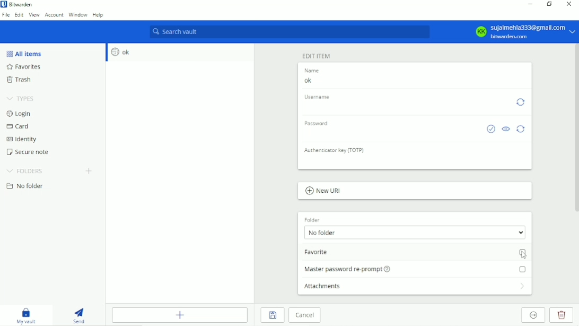  Describe the element at coordinates (179, 315) in the screenshot. I see `Add item` at that location.